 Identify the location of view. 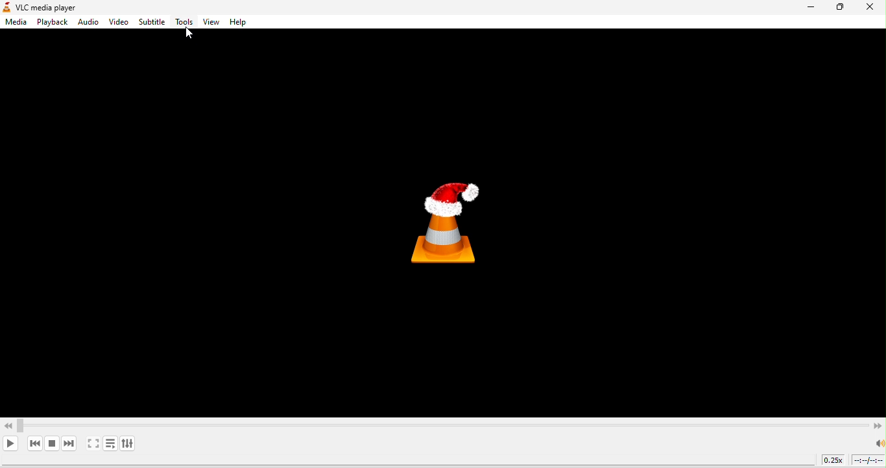
(210, 23).